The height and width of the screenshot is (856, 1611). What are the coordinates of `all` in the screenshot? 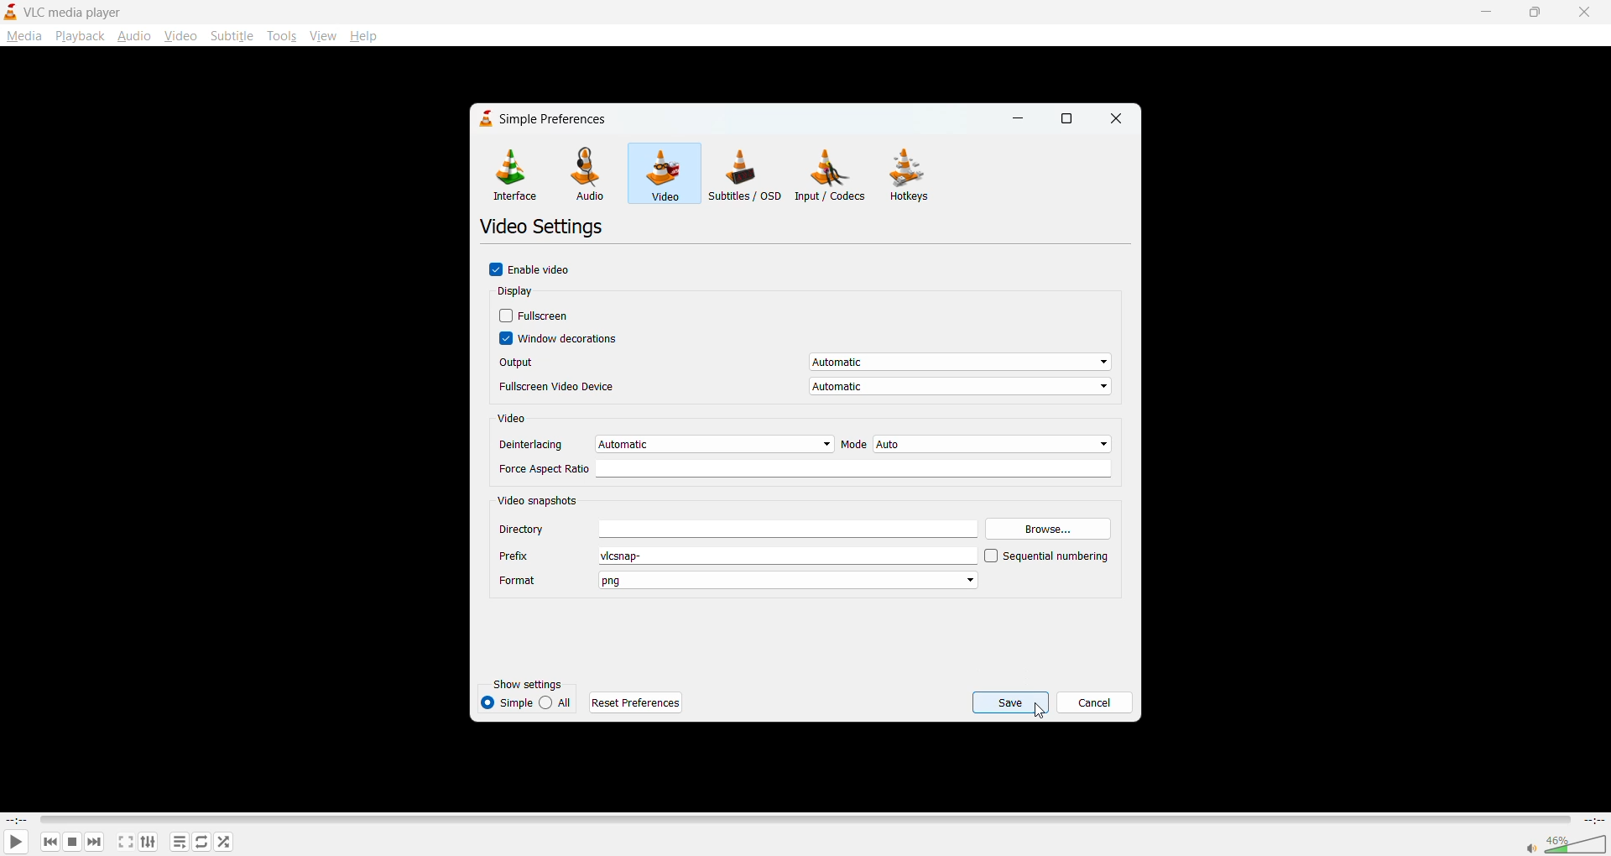 It's located at (559, 701).